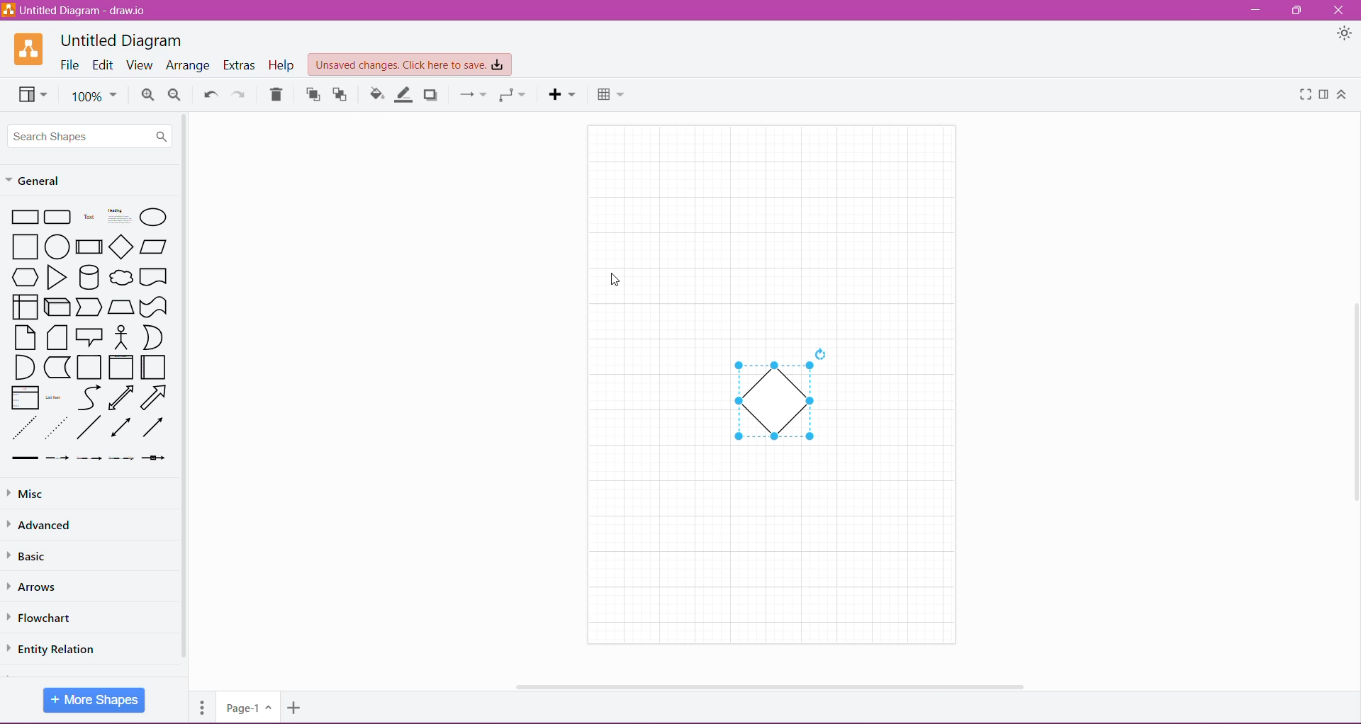 Image resolution: width=1361 pixels, height=724 pixels. What do you see at coordinates (432, 95) in the screenshot?
I see `Shadow` at bounding box center [432, 95].